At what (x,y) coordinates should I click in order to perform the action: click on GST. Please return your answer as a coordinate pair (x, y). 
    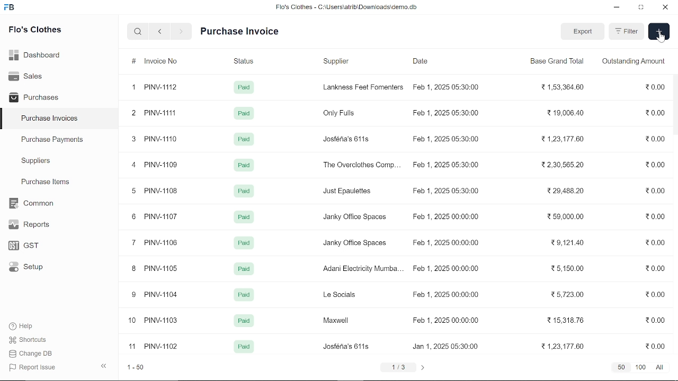
    Looking at the image, I should click on (20, 246).